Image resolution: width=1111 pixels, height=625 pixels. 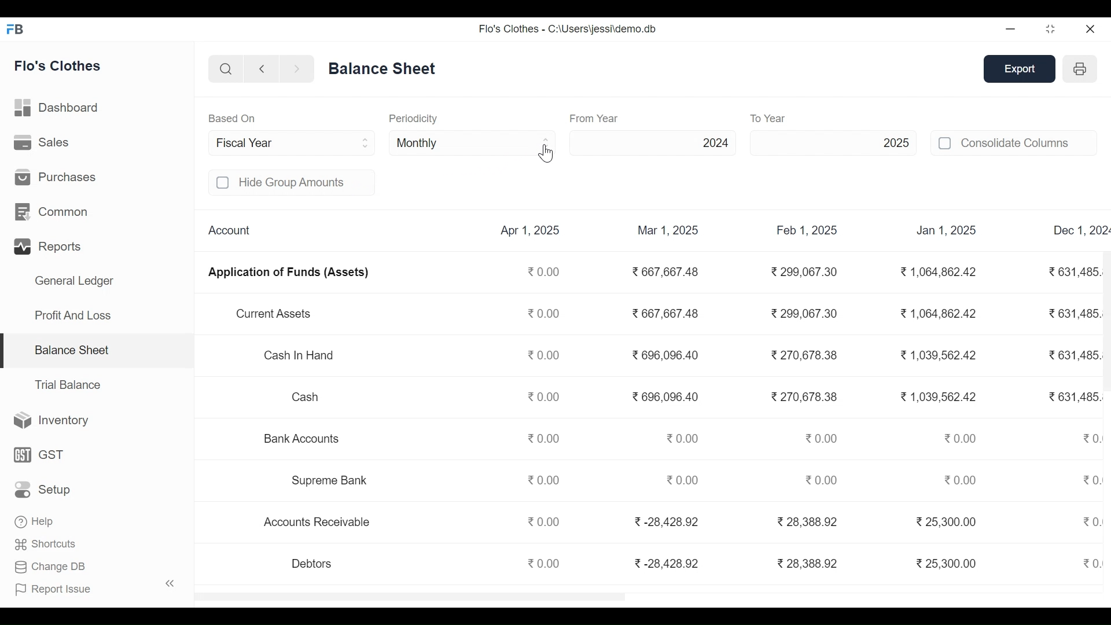 What do you see at coordinates (807, 231) in the screenshot?
I see `Feb 1, 2025` at bounding box center [807, 231].